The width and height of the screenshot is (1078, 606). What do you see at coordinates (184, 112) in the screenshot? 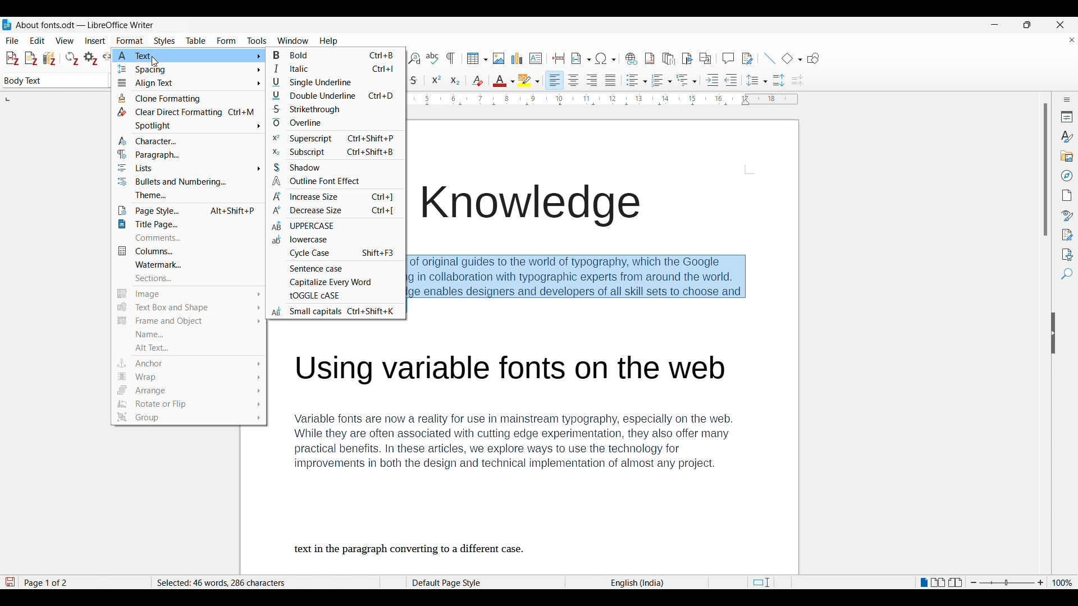
I see `Clear Direct Formatting` at bounding box center [184, 112].